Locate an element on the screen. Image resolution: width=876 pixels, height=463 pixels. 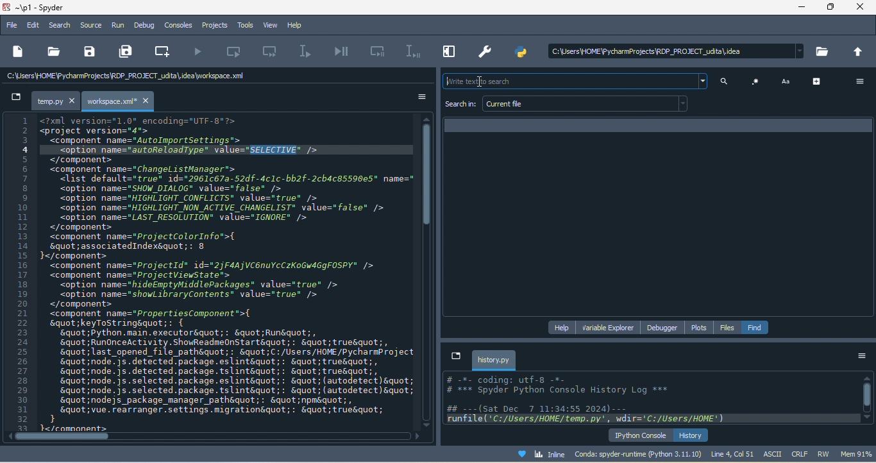
cursor is located at coordinates (483, 84).